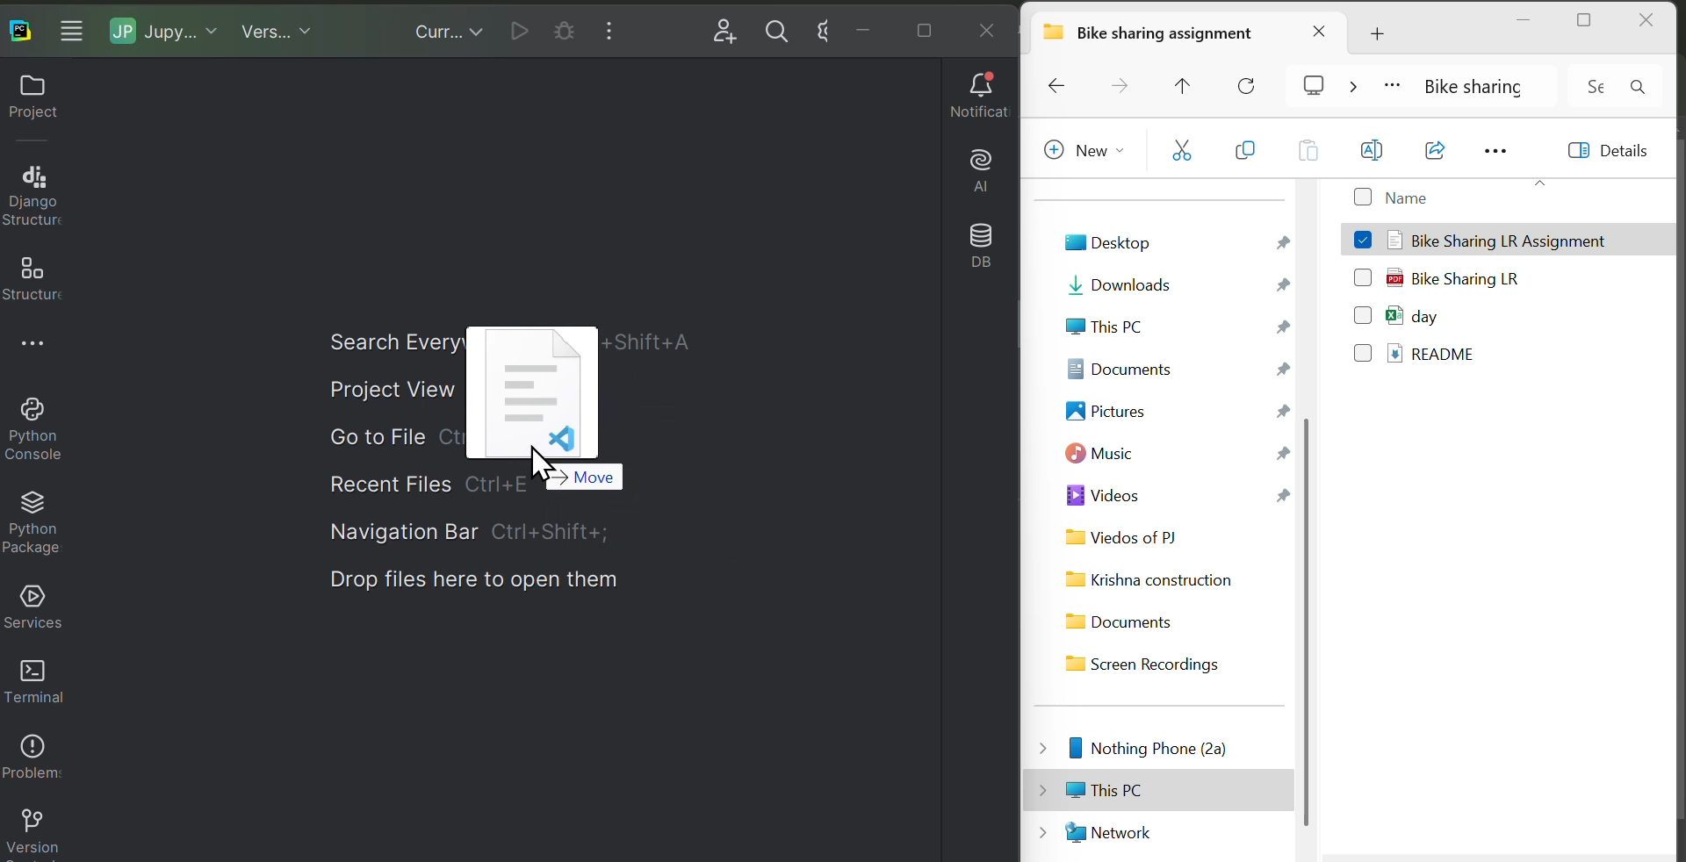 This screenshot has width=1686, height=862. What do you see at coordinates (823, 27) in the screenshot?
I see `settings` at bounding box center [823, 27].